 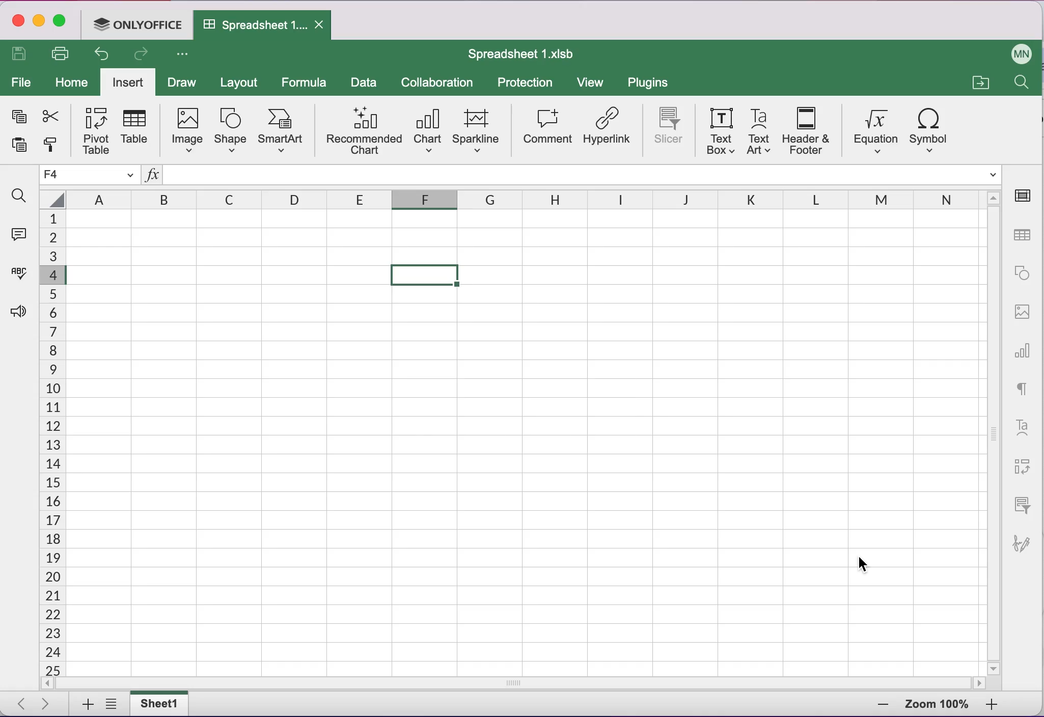 What do you see at coordinates (109, 704) in the screenshot?
I see `list of sheets` at bounding box center [109, 704].